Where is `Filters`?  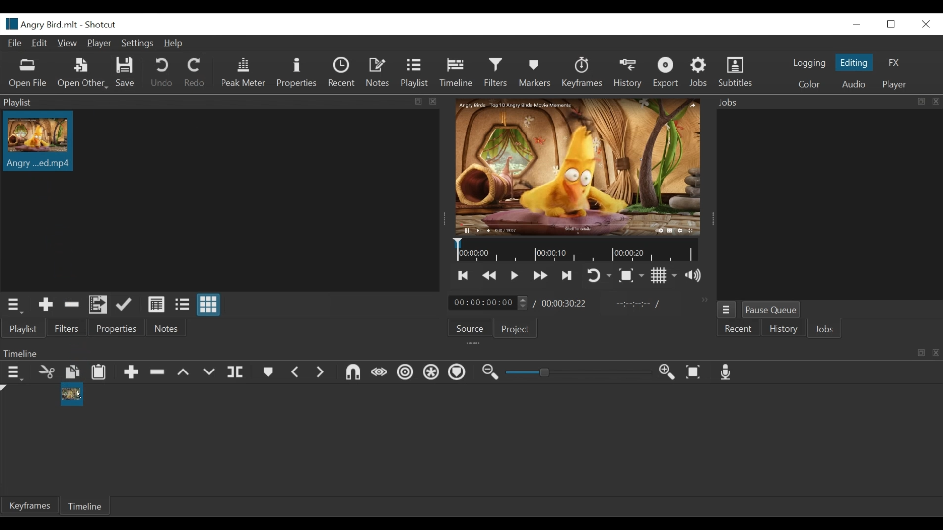 Filters is located at coordinates (66, 328).